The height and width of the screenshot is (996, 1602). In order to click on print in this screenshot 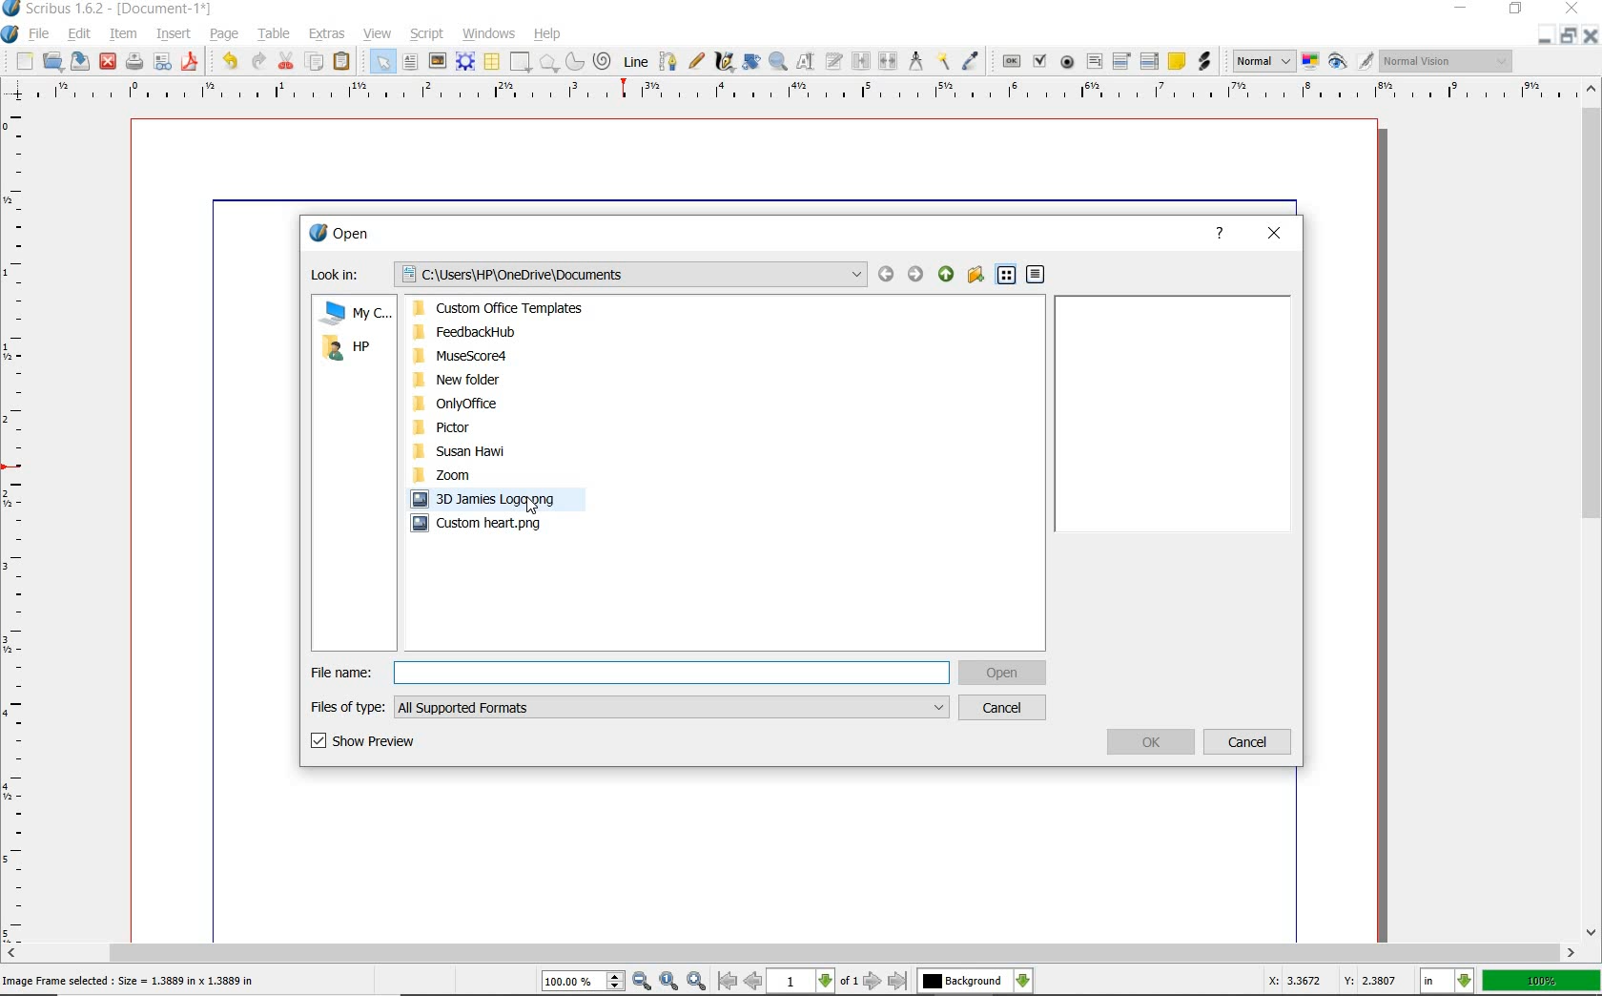, I will do `click(133, 60)`.